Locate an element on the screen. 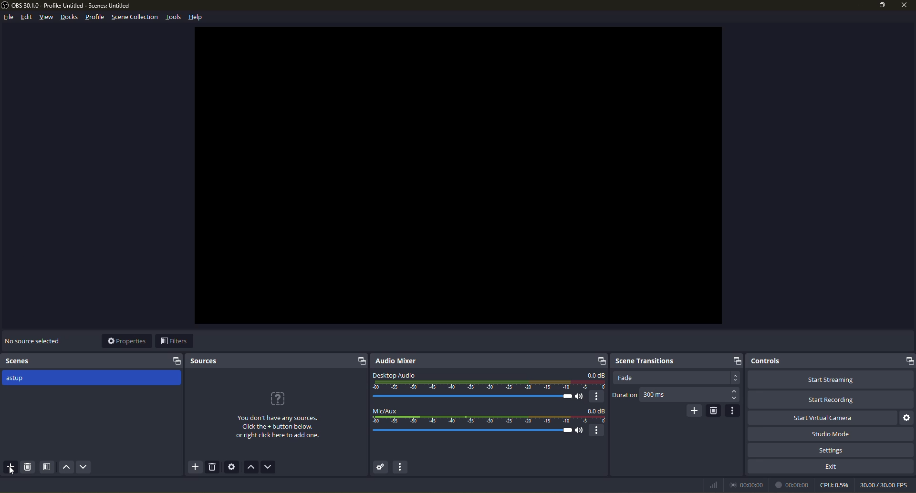 Image resolution: width=916 pixels, height=493 pixels. mic level is located at coordinates (490, 420).